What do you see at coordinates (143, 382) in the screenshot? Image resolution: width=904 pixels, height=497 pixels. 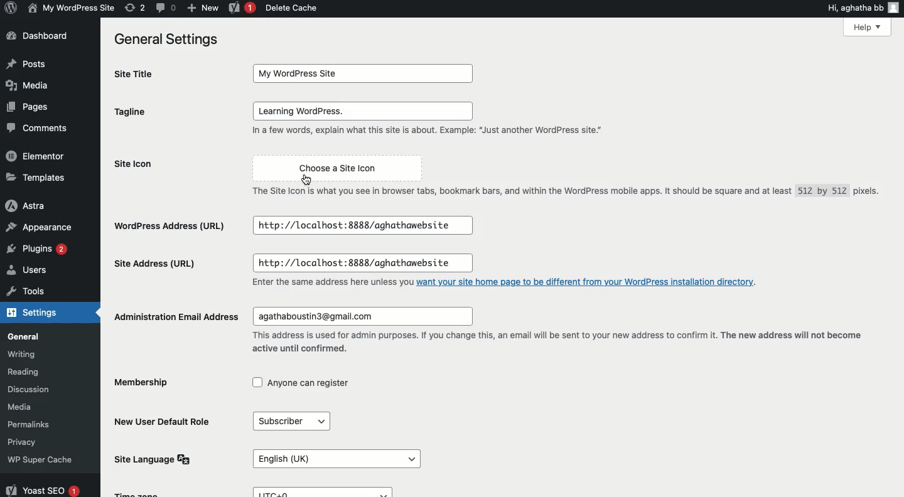 I see `Membership` at bounding box center [143, 382].